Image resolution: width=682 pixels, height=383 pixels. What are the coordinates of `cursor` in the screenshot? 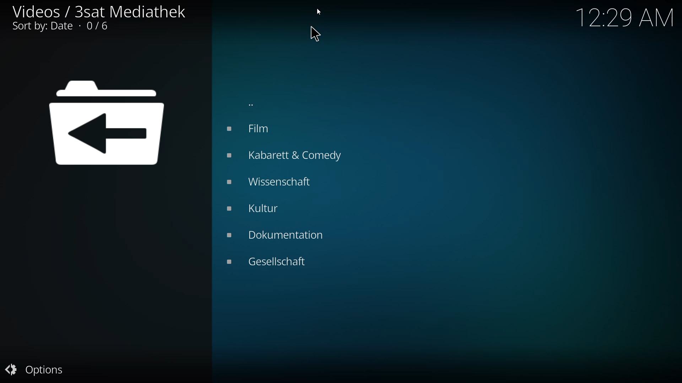 It's located at (313, 35).